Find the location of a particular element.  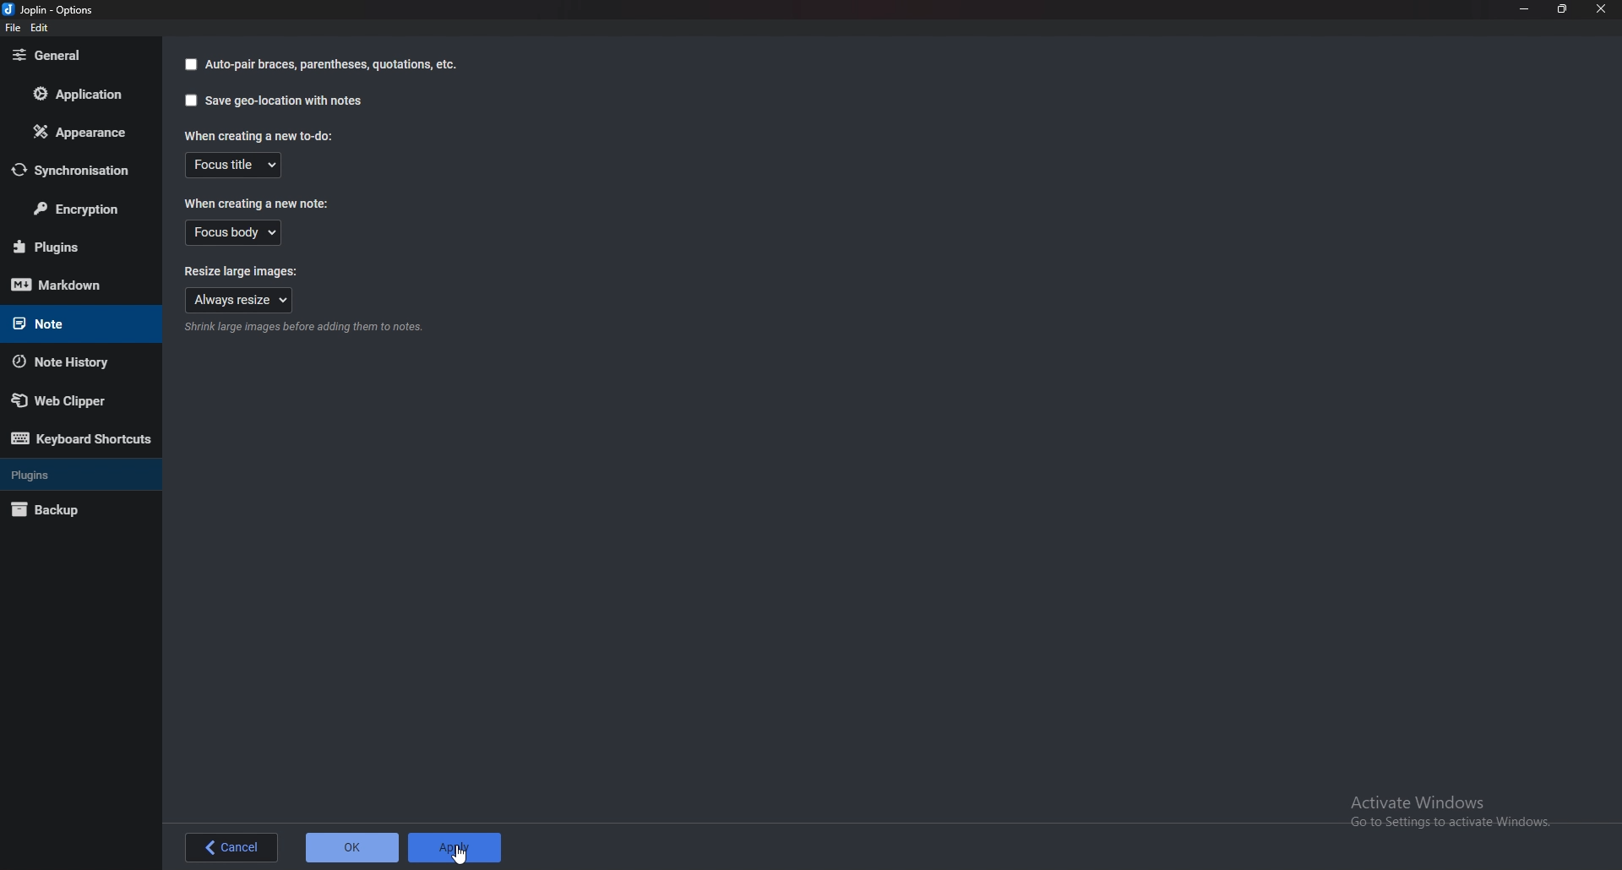

minimize is located at coordinates (1526, 8).